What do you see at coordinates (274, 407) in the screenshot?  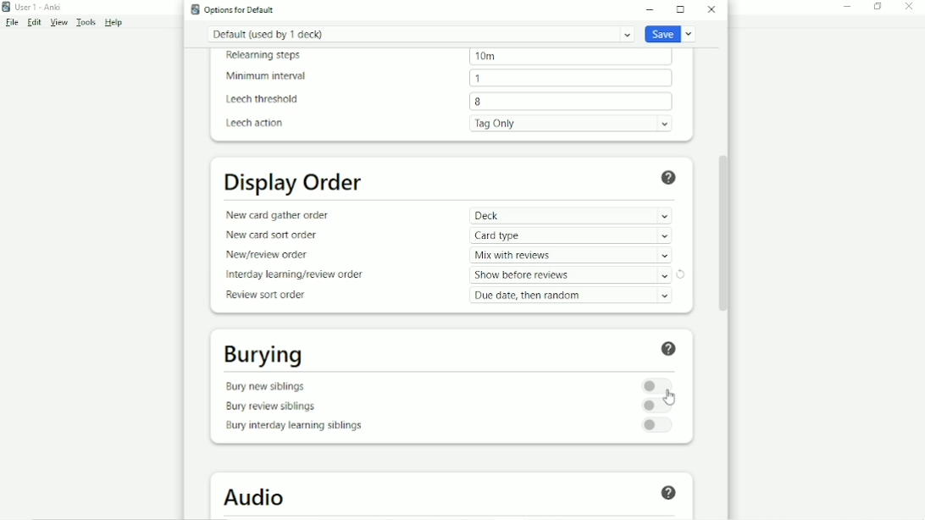 I see `Bury review siblings` at bounding box center [274, 407].